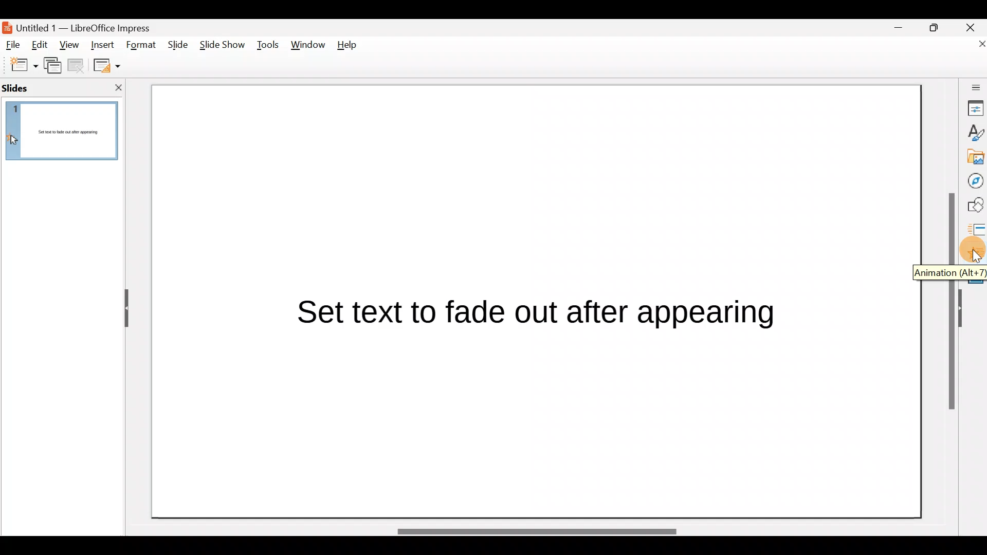 The height and width of the screenshot is (555, 987). I want to click on Help, so click(351, 47).